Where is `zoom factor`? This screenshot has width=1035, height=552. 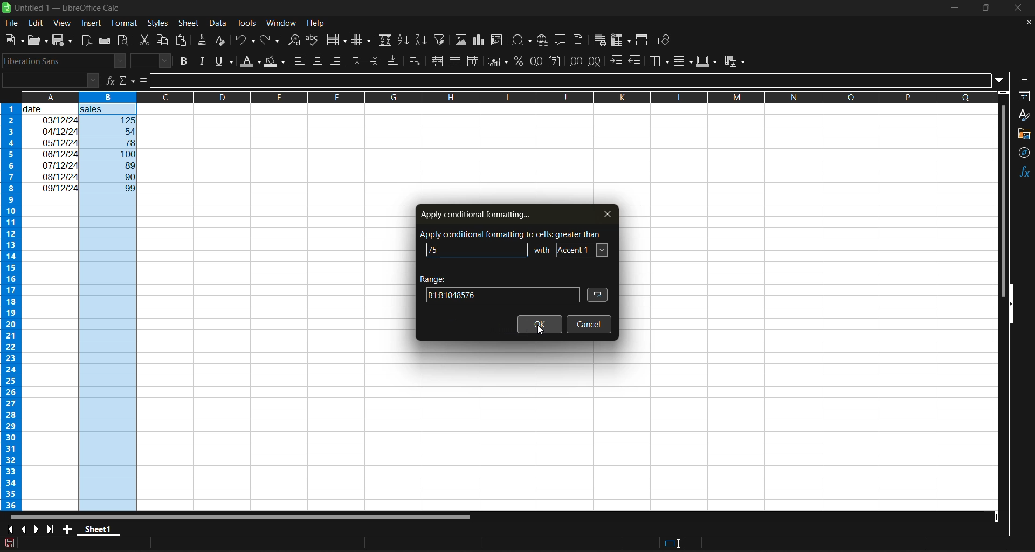
zoom factor is located at coordinates (1018, 544).